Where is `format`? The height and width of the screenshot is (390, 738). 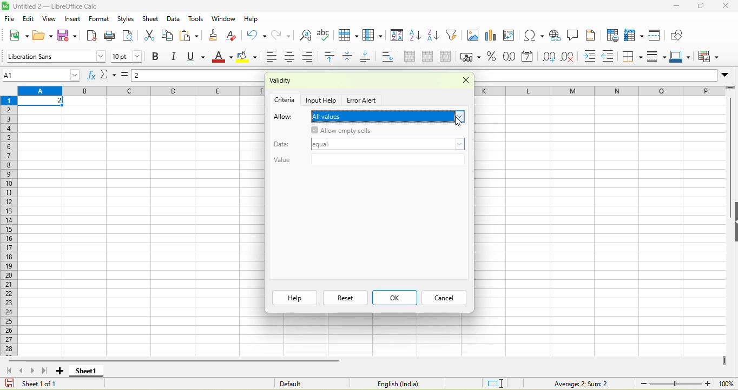
format is located at coordinates (101, 18).